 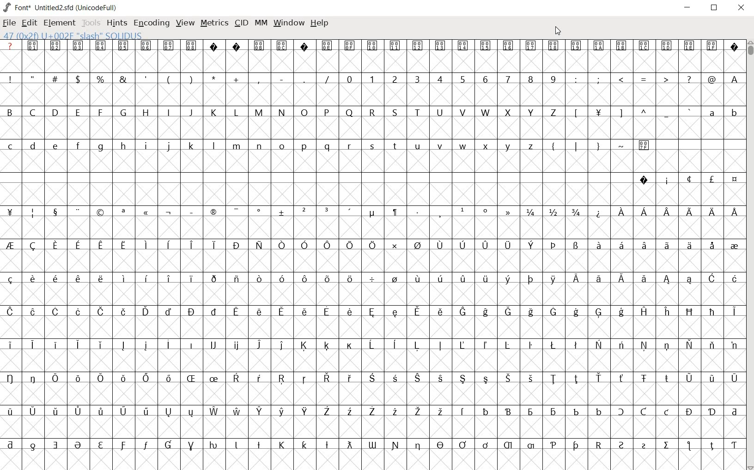 I want to click on , so click(x=371, y=444).